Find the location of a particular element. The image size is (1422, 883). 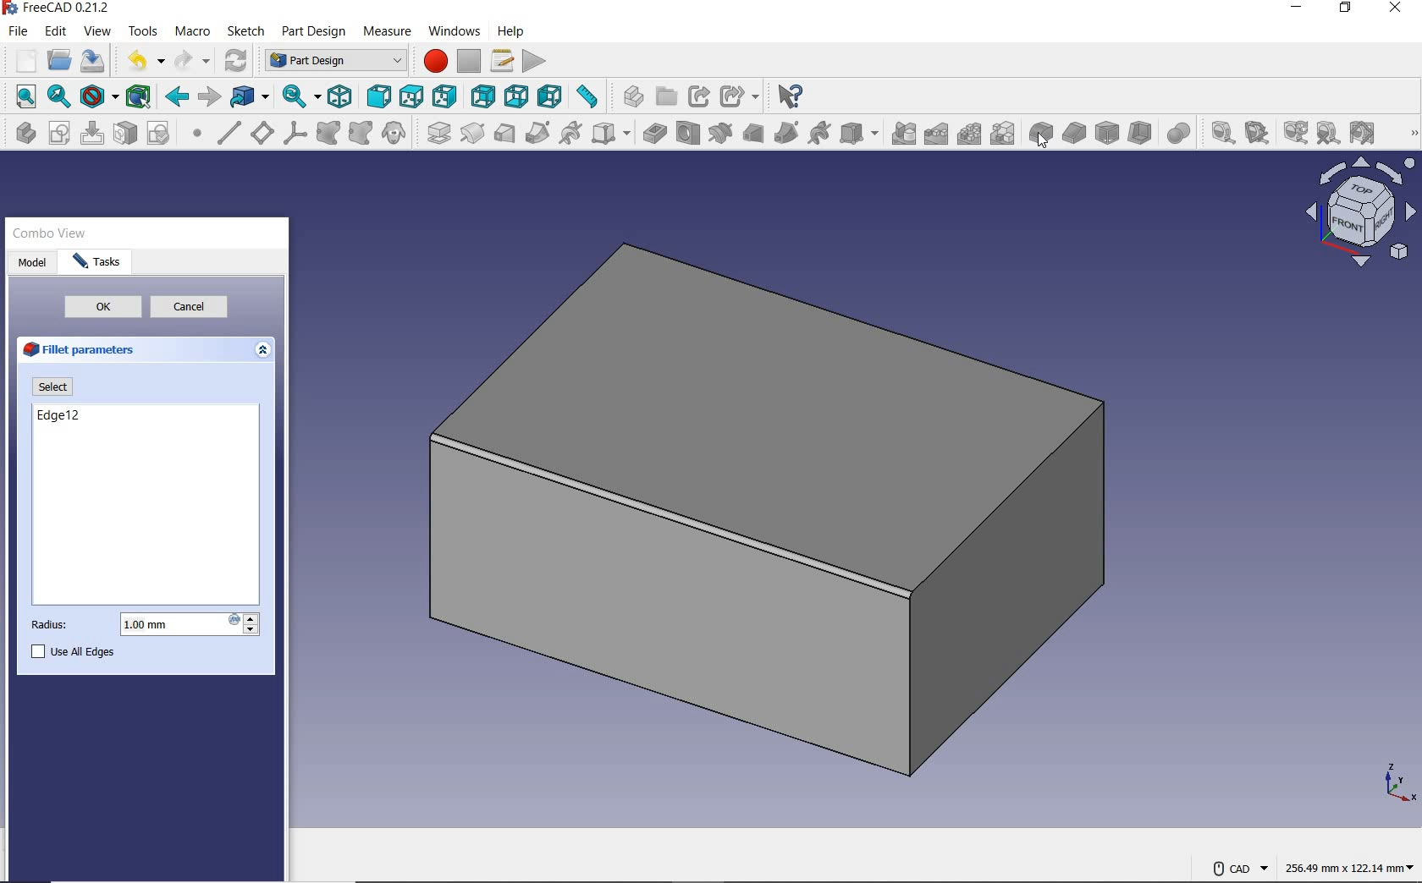

create a subtractive primitive is located at coordinates (860, 132).